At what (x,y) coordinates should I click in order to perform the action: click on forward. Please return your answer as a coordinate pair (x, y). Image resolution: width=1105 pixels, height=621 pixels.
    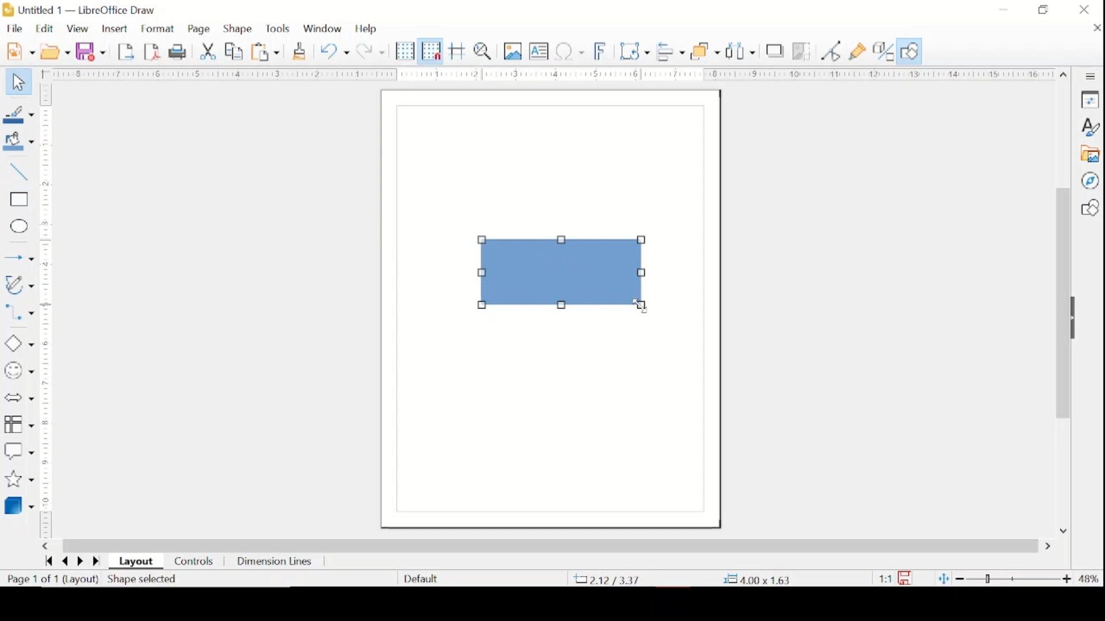
    Looking at the image, I should click on (98, 562).